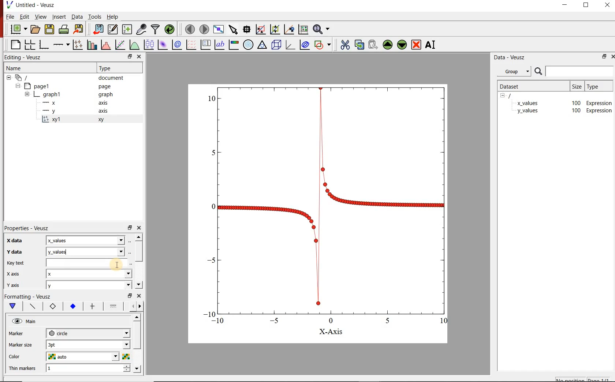 The height and width of the screenshot is (382, 615). Describe the element at coordinates (205, 29) in the screenshot. I see `move to next page` at that location.